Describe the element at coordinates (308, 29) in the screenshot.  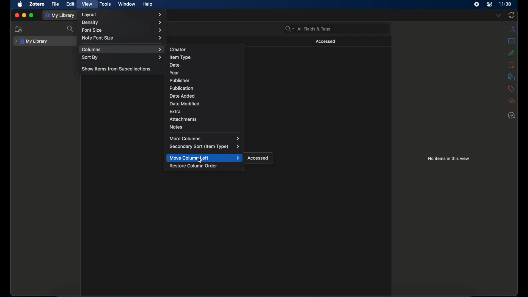
I see `search bar` at that location.